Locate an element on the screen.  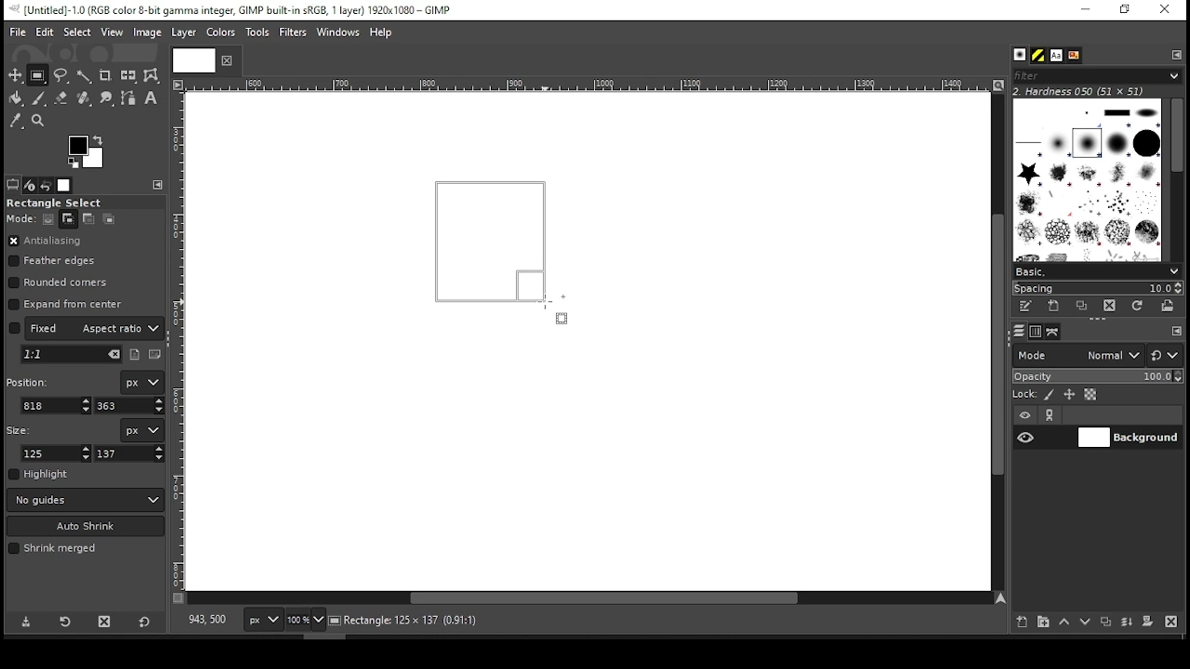
new layer is located at coordinates (1018, 620).